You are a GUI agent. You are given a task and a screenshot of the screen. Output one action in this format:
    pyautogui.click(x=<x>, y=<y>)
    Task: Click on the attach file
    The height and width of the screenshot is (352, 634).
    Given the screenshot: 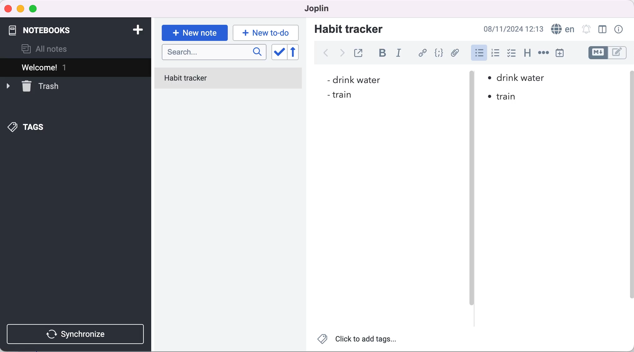 What is the action you would take?
    pyautogui.click(x=456, y=53)
    